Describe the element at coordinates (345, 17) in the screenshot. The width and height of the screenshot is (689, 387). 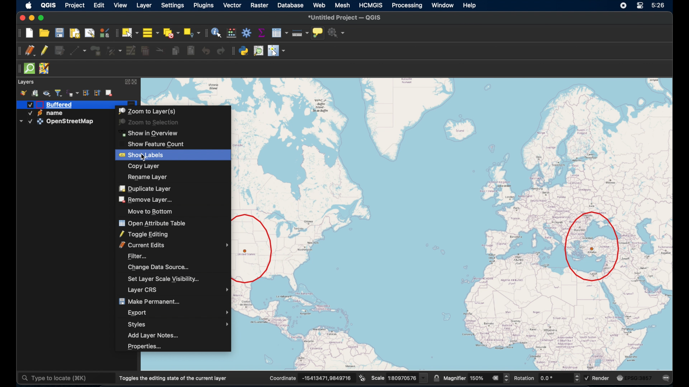
I see `untitled project - QGIS` at that location.